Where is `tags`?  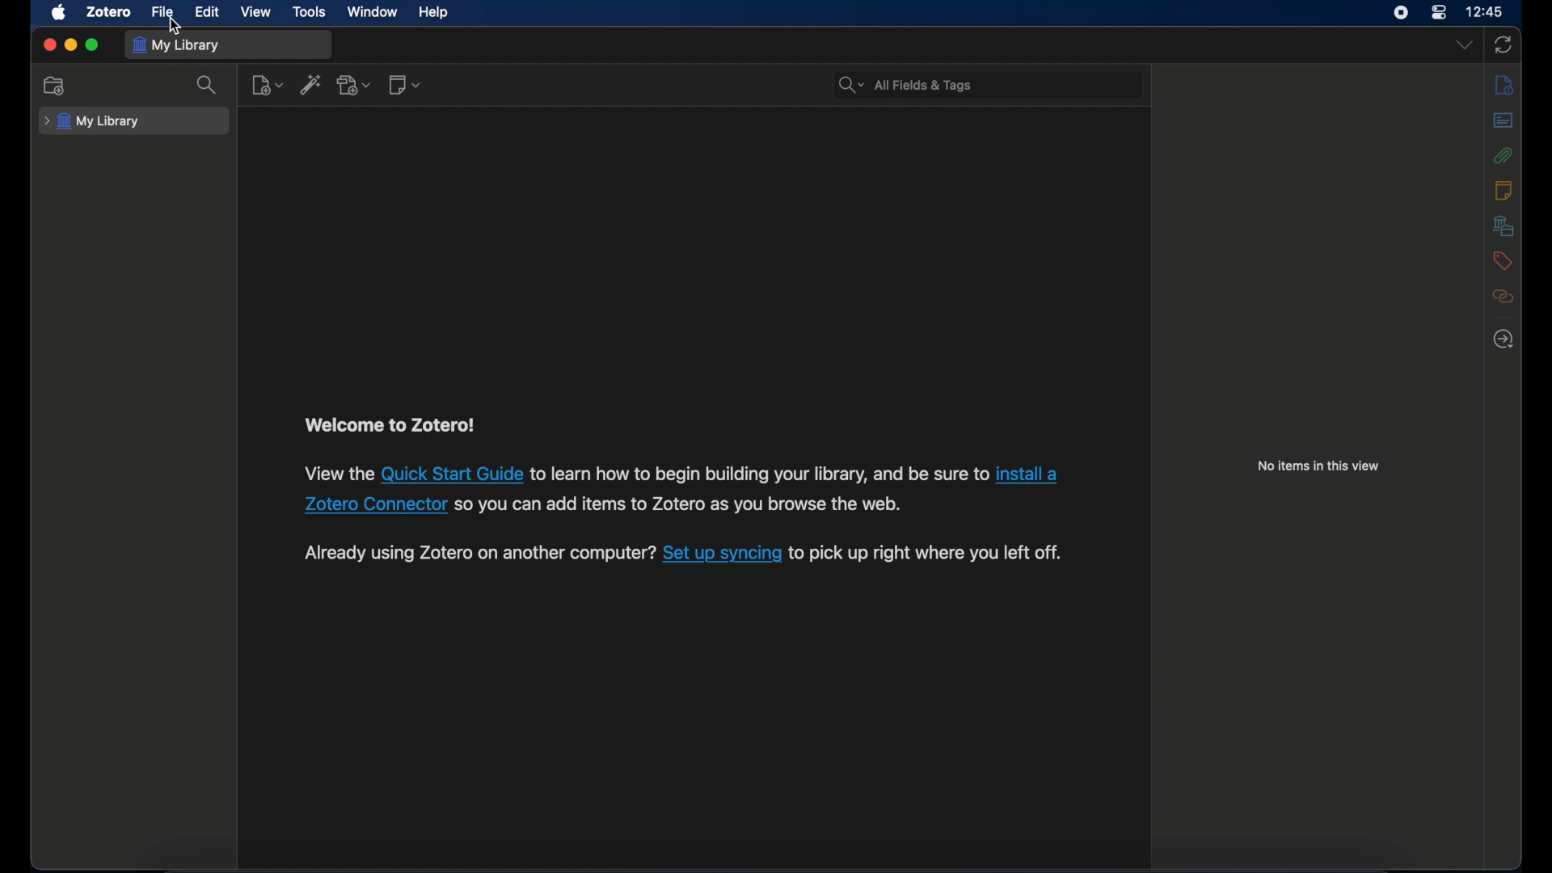
tags is located at coordinates (1503, 261).